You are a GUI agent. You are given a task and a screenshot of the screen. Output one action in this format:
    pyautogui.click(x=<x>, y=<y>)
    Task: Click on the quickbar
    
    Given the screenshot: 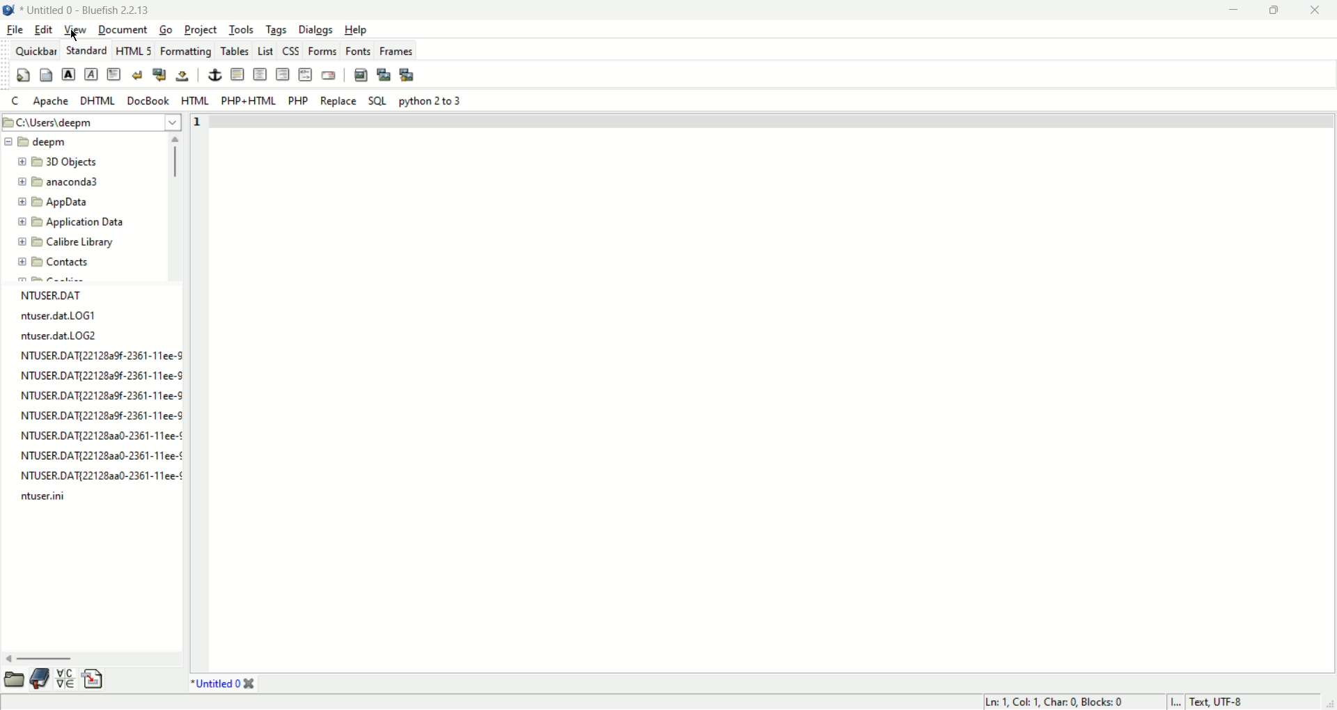 What is the action you would take?
    pyautogui.click(x=36, y=49)
    